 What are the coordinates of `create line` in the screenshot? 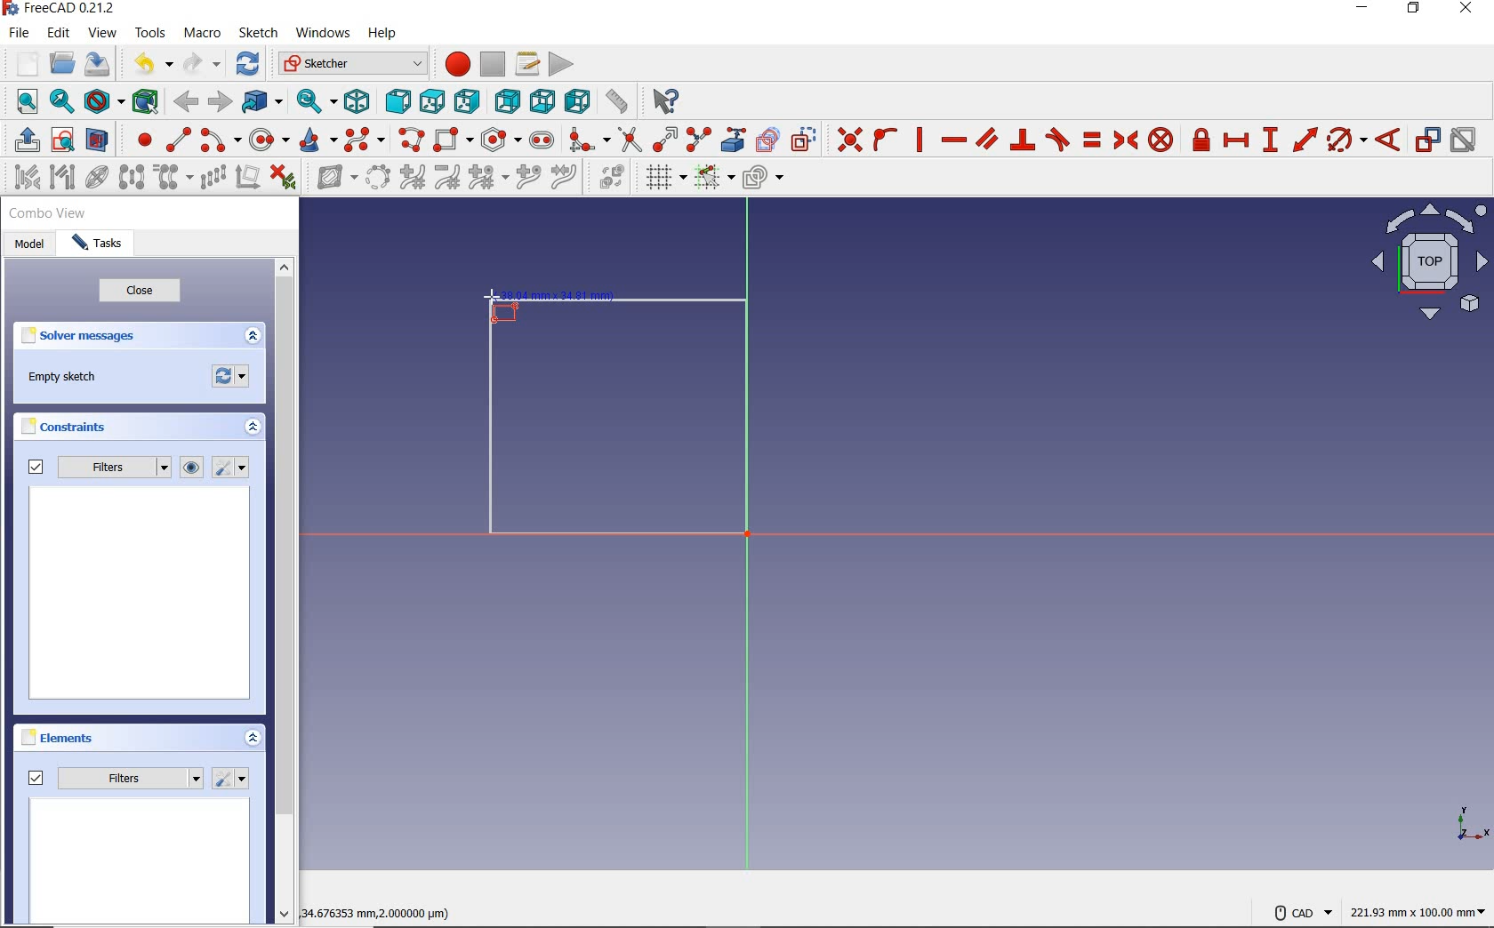 It's located at (175, 139).